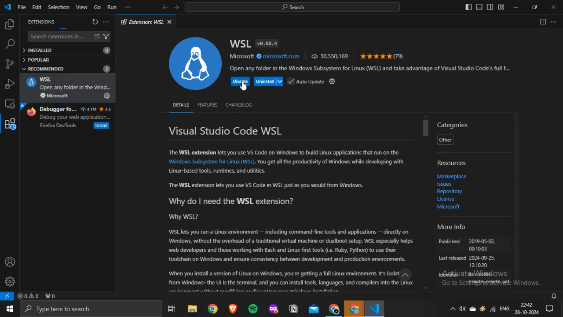 This screenshot has width=563, height=317. I want to click on clear, so click(96, 36).